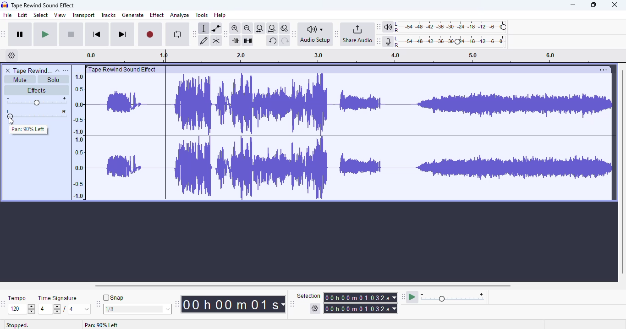 Image resolution: width=626 pixels, height=329 pixels. I want to click on tracks, so click(108, 15).